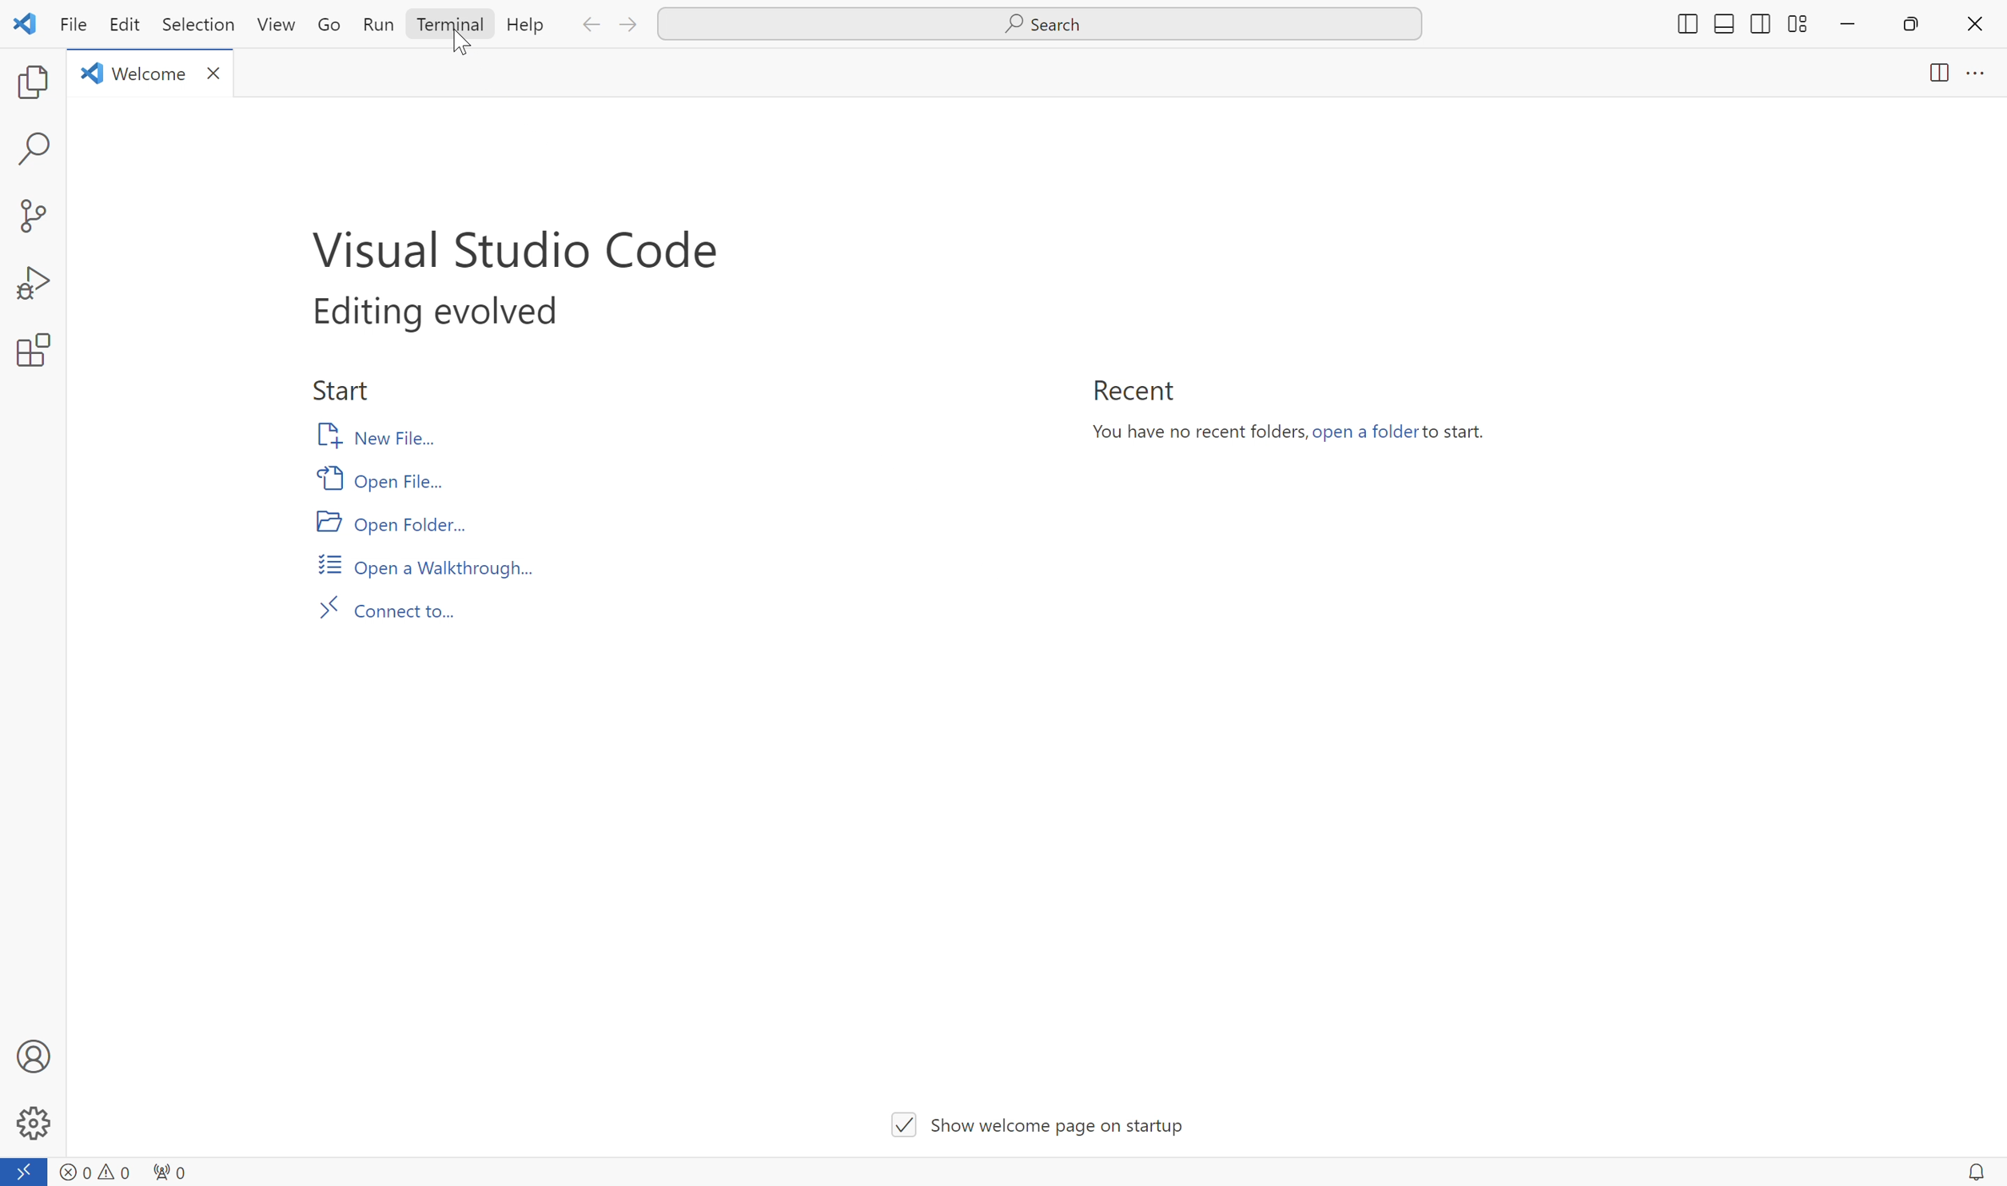  Describe the element at coordinates (114, 1169) in the screenshot. I see `warnings` at that location.